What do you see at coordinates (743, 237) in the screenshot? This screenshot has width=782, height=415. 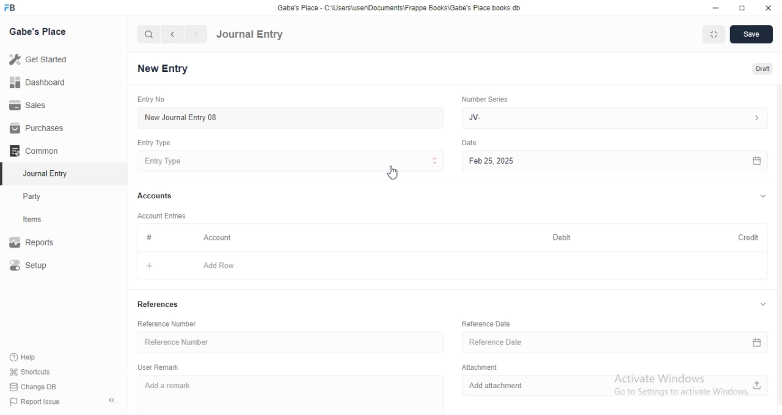 I see `Credit` at bounding box center [743, 237].